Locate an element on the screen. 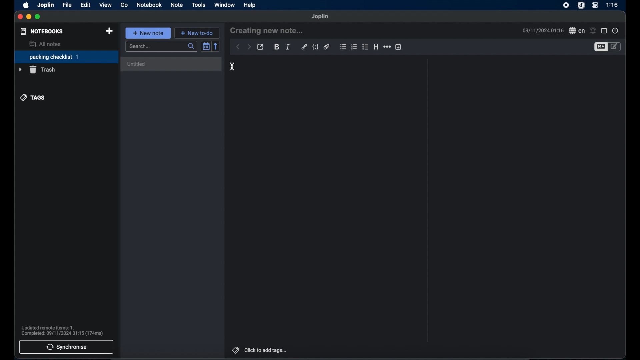  tools is located at coordinates (199, 5).